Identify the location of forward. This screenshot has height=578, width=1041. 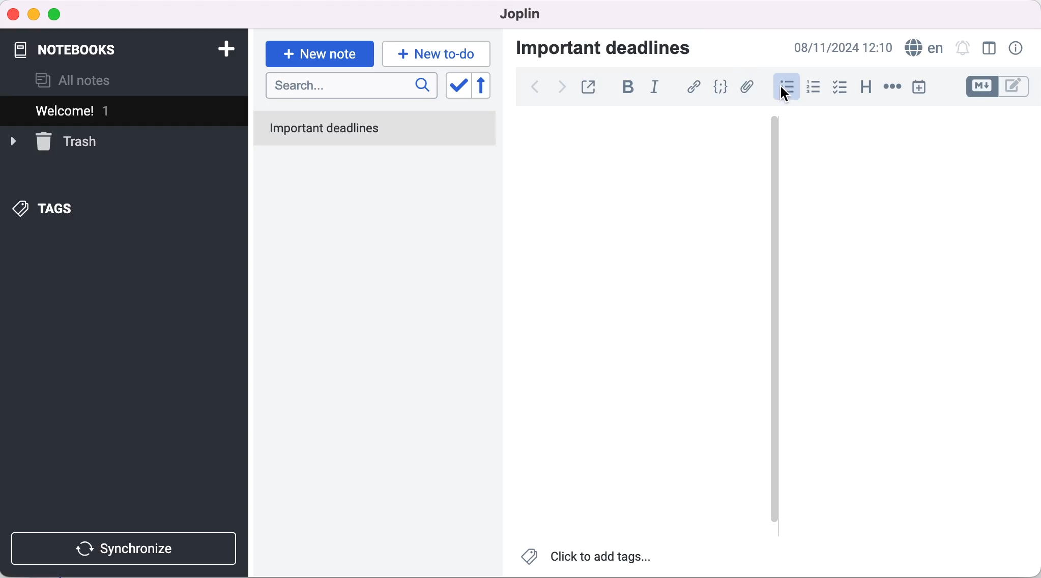
(562, 87).